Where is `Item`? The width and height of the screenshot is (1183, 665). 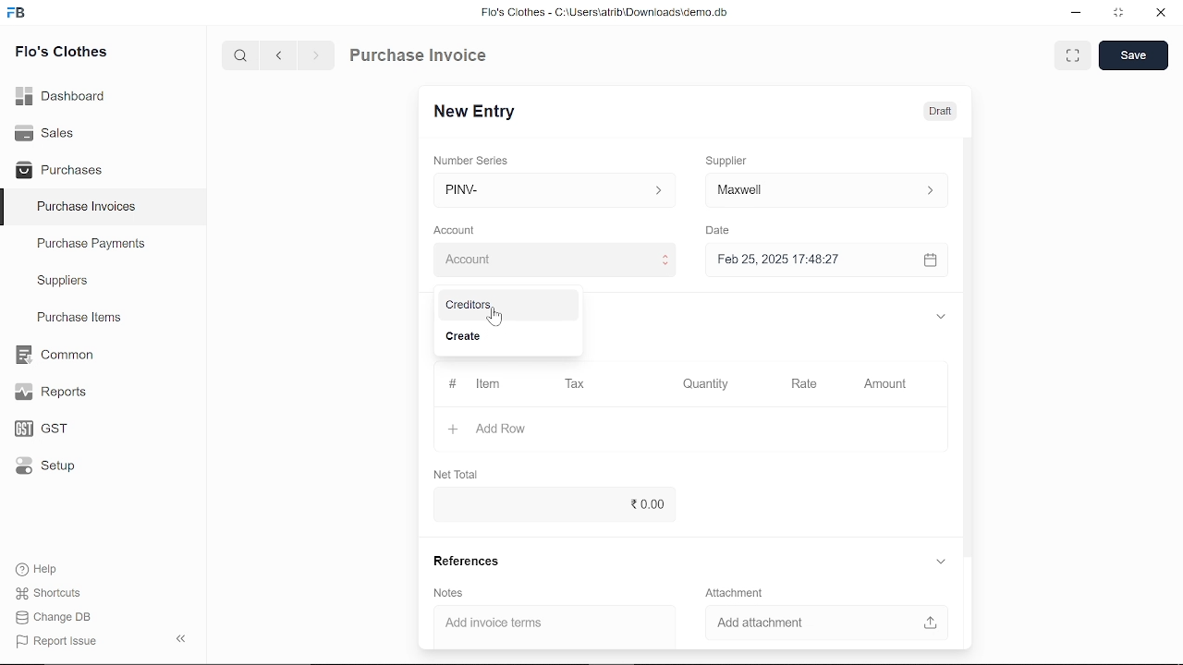 Item is located at coordinates (475, 384).